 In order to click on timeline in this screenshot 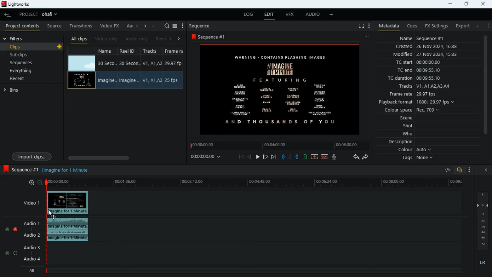, I will do `click(256, 184)`.